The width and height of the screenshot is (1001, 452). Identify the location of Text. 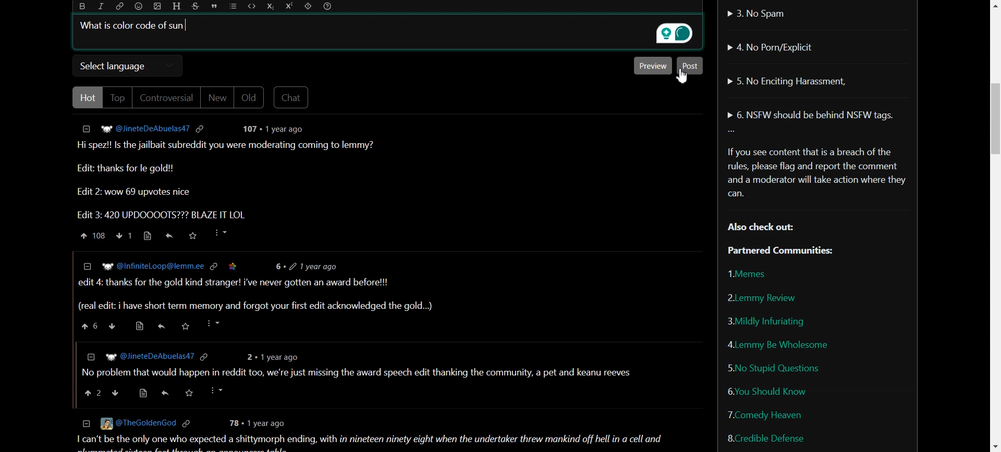
(130, 25).